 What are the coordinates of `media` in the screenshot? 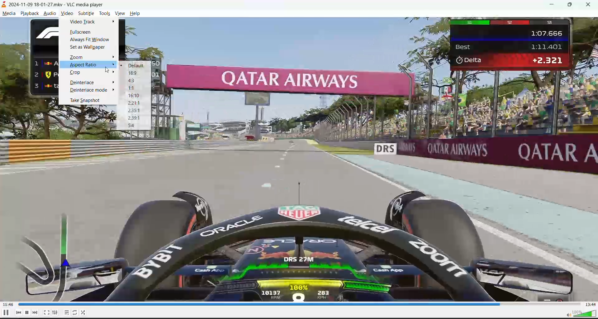 It's located at (9, 14).